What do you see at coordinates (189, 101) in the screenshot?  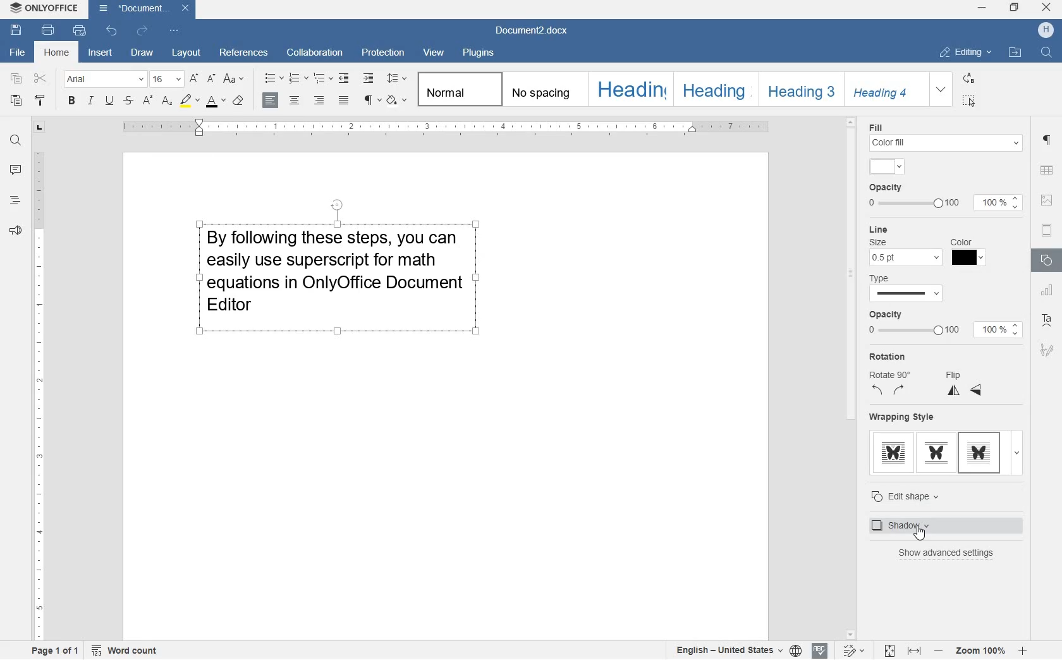 I see `highlight color` at bounding box center [189, 101].